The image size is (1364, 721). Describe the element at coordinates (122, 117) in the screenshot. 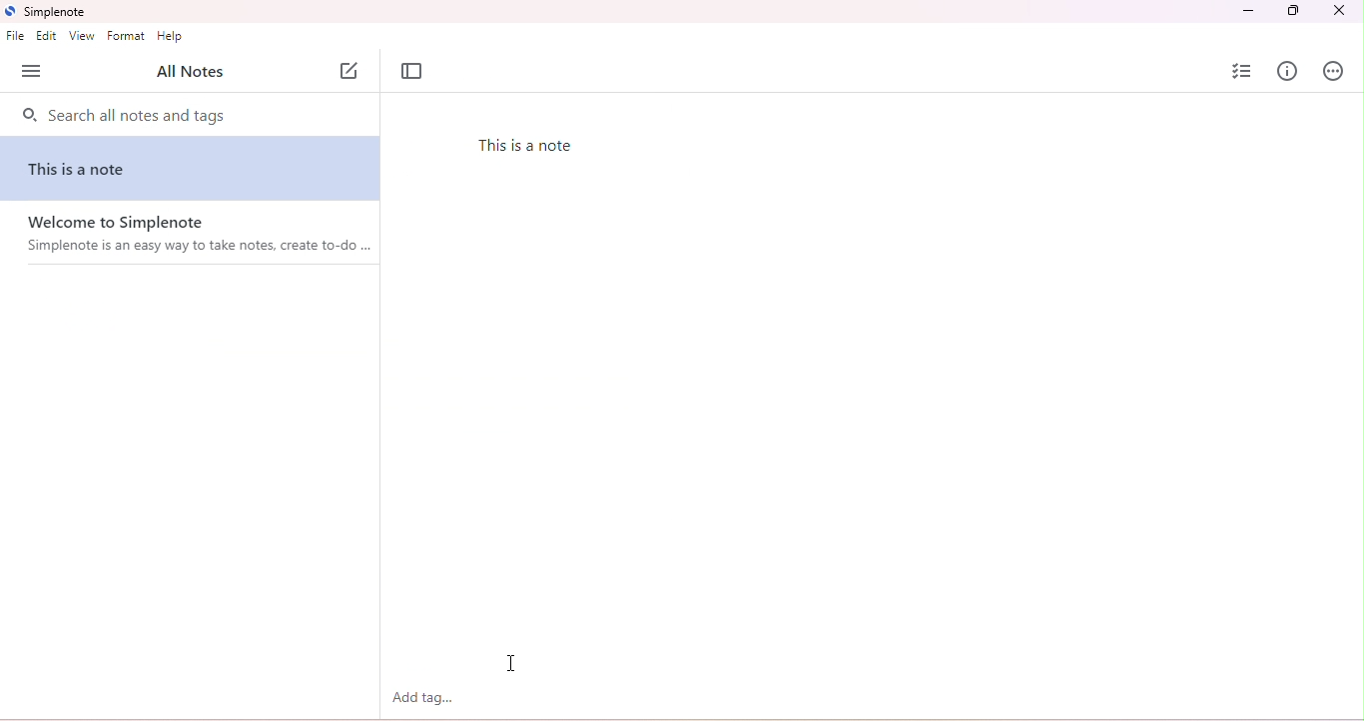

I see `search all note and tags` at that location.